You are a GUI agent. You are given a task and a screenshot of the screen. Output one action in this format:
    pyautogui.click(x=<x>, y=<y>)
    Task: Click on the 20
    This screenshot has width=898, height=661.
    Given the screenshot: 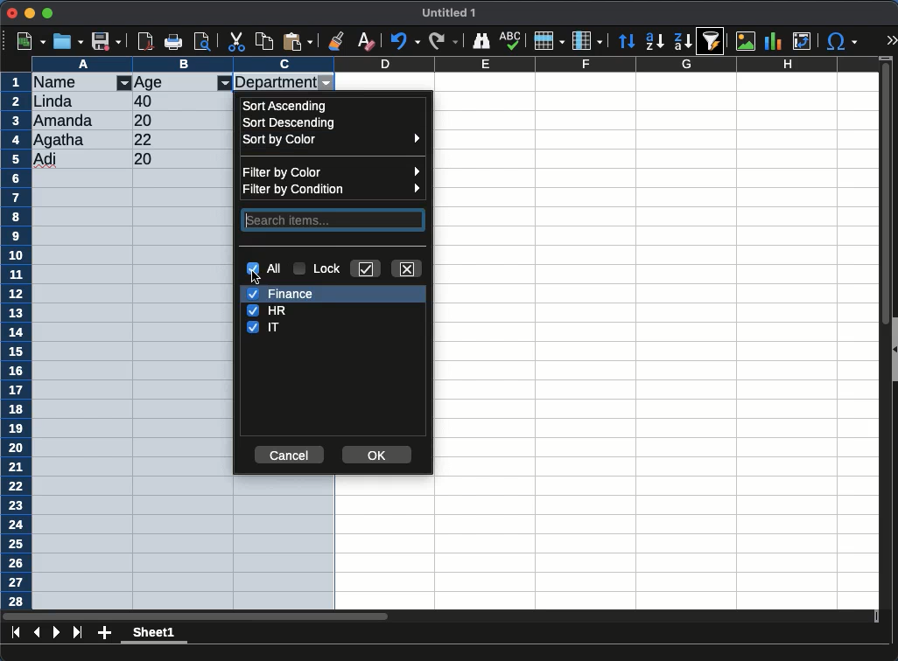 What is the action you would take?
    pyautogui.click(x=155, y=159)
    